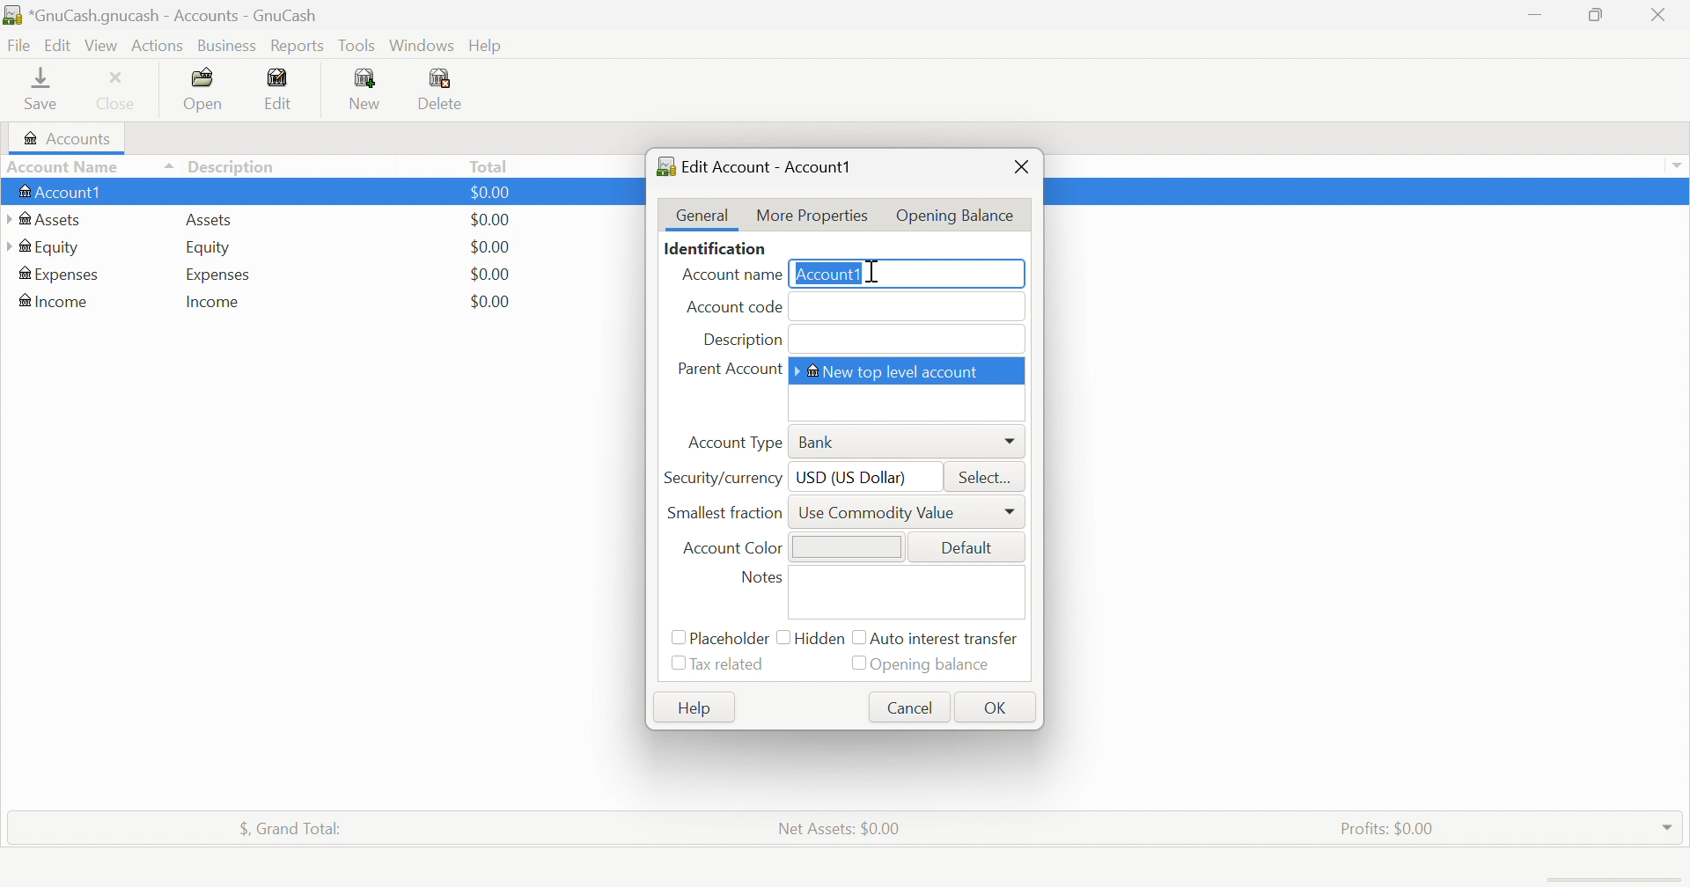 This screenshot has height=887, width=1690. I want to click on Account code, so click(736, 307).